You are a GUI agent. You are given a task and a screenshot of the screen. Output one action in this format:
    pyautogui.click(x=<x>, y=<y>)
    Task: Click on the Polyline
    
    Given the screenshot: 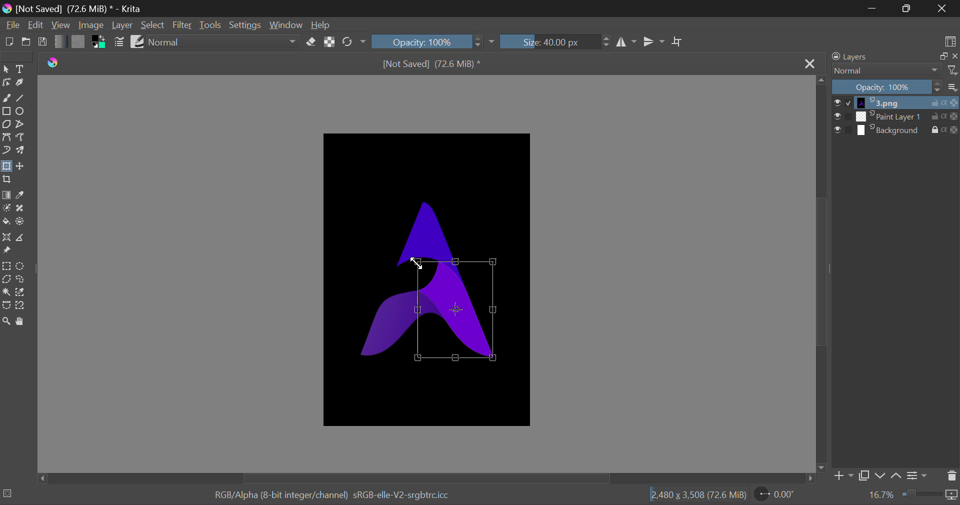 What is the action you would take?
    pyautogui.click(x=23, y=124)
    